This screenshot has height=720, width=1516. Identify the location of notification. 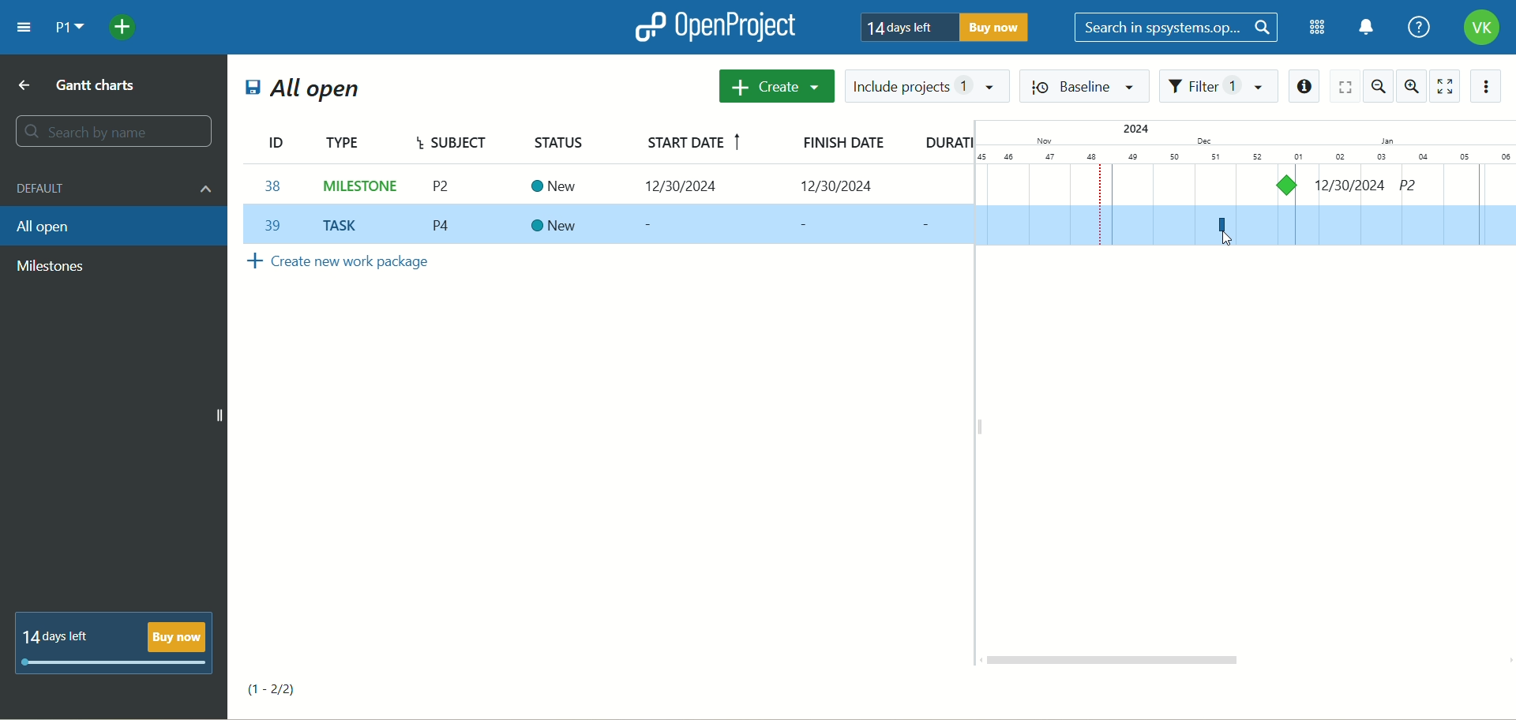
(1365, 28).